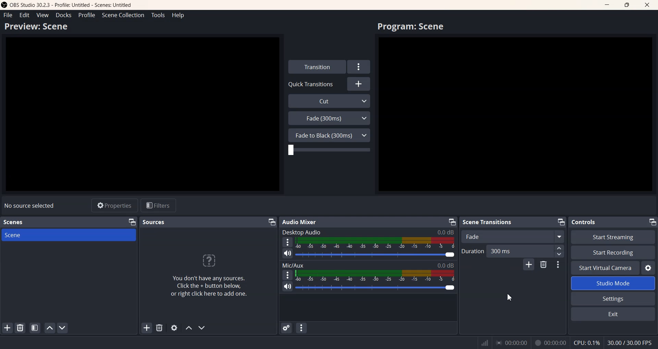 Image resolution: width=658 pixels, height=349 pixels. Describe the element at coordinates (561, 222) in the screenshot. I see `Minimize` at that location.